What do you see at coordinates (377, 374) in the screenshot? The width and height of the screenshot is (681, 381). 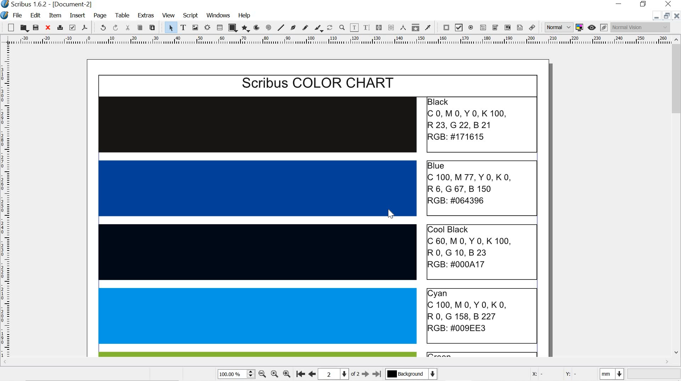 I see `Last page` at bounding box center [377, 374].